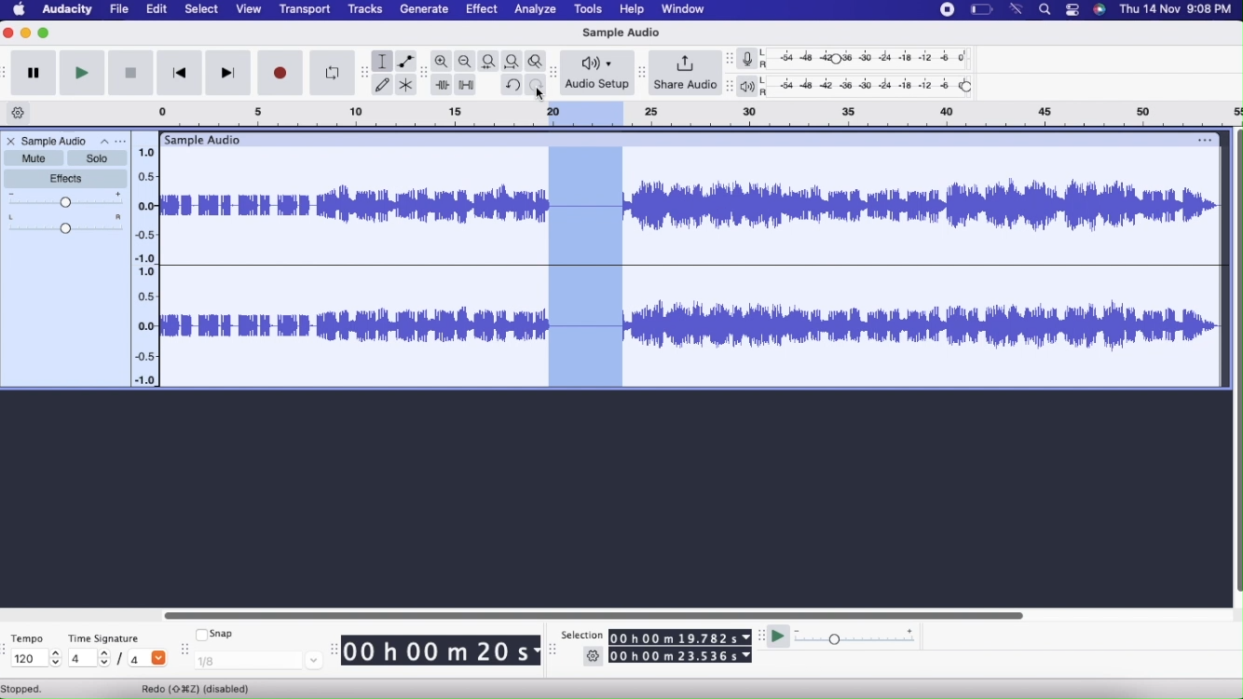  What do you see at coordinates (465, 61) in the screenshot?
I see `Zoom Out` at bounding box center [465, 61].